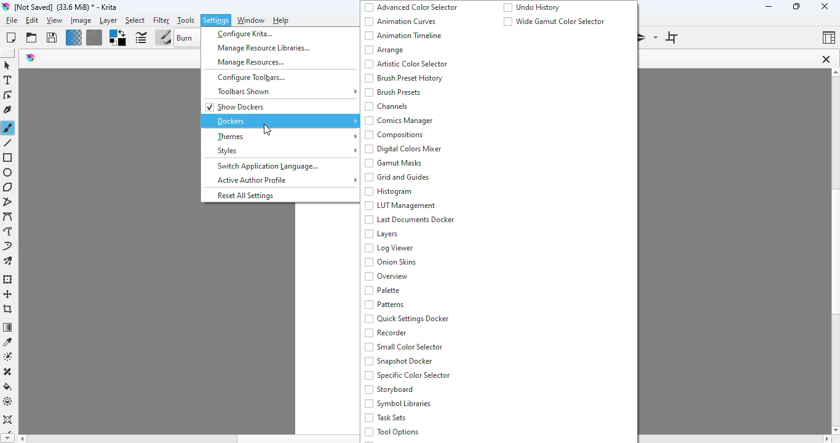  I want to click on select, so click(135, 21).